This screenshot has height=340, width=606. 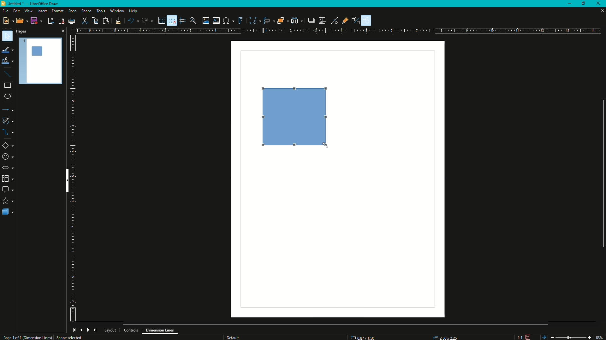 I want to click on Cut, so click(x=85, y=21).